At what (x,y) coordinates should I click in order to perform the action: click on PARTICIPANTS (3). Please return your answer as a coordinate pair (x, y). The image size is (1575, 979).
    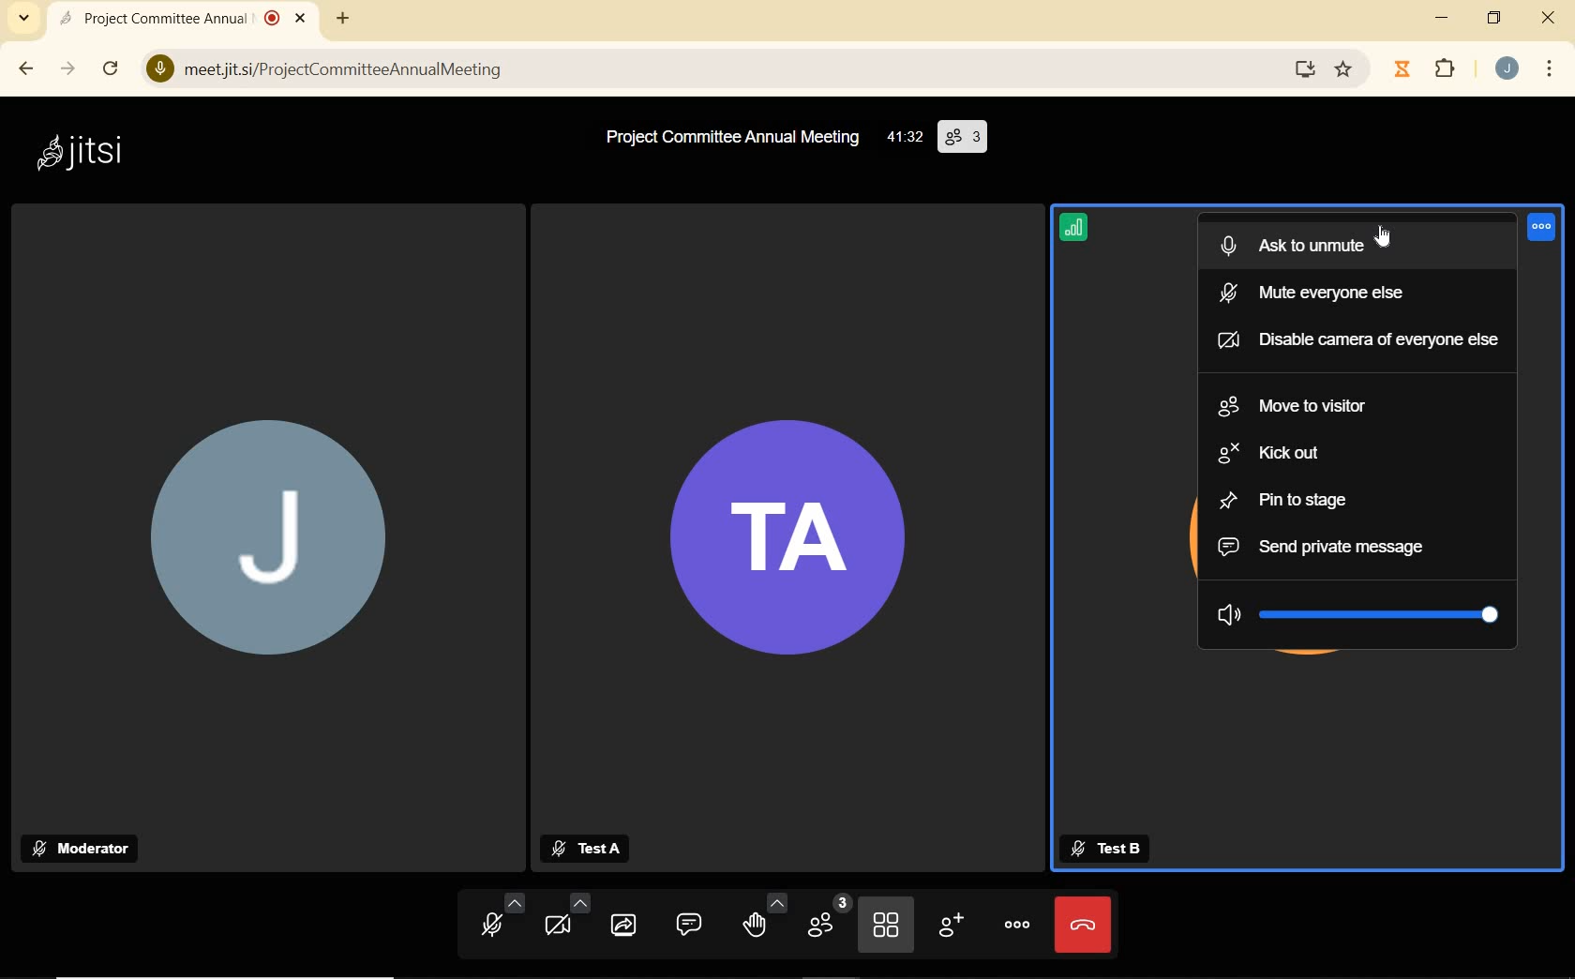
    Looking at the image, I should click on (963, 137).